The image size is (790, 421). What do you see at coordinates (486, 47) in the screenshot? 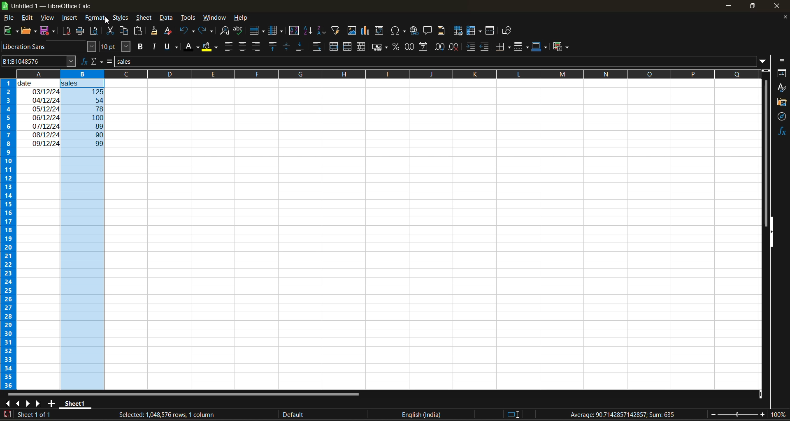
I see `decrease indent` at bounding box center [486, 47].